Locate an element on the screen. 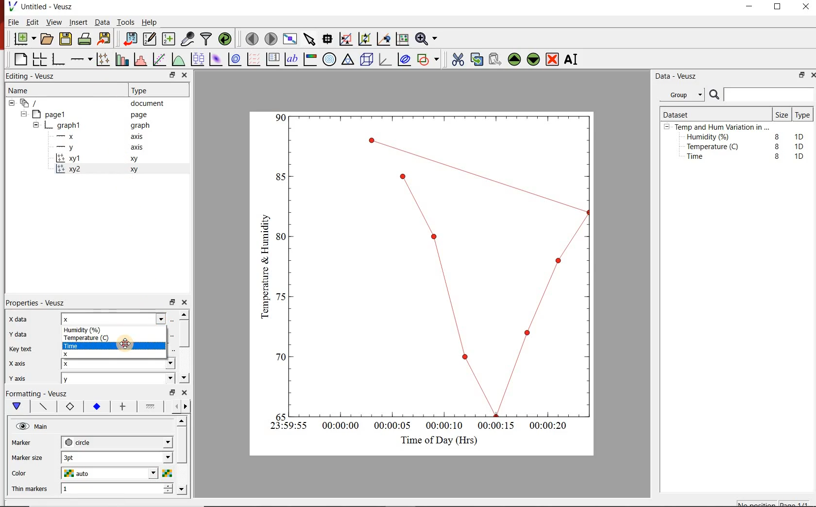  0.6 is located at coordinates (281, 239).